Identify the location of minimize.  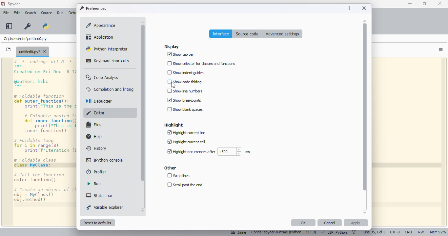
(410, 4).